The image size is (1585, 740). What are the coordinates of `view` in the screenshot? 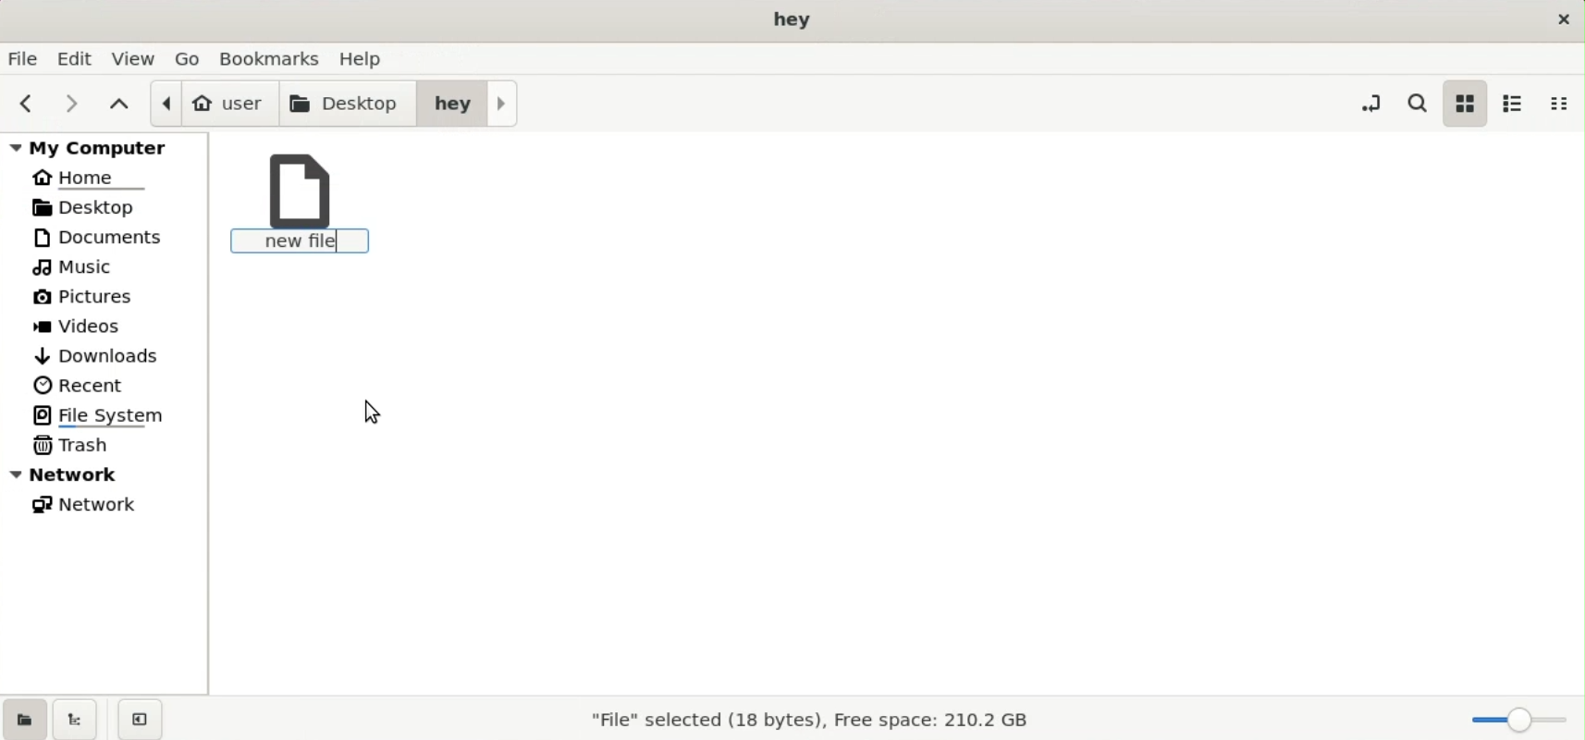 It's located at (135, 57).